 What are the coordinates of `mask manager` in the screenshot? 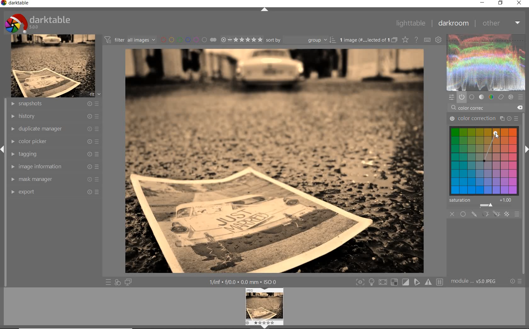 It's located at (55, 179).